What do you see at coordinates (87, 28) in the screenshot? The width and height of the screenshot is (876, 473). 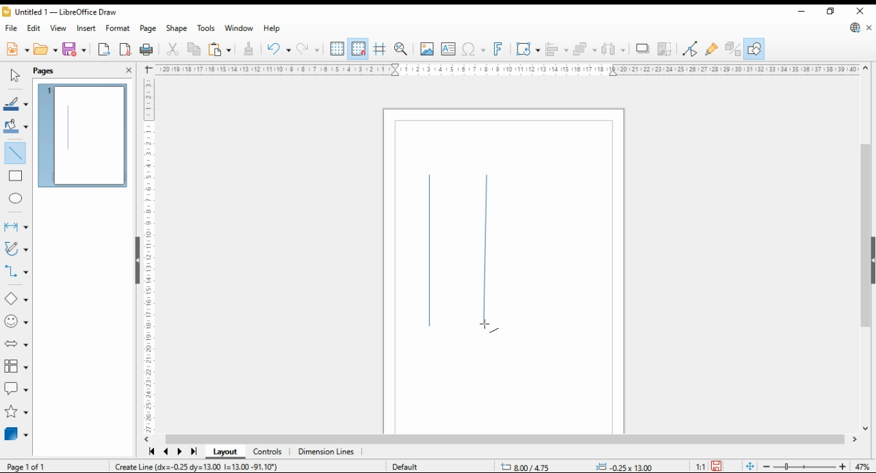 I see `insert` at bounding box center [87, 28].